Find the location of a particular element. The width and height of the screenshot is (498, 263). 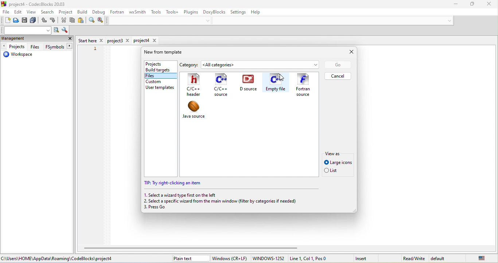

go is located at coordinates (337, 65).